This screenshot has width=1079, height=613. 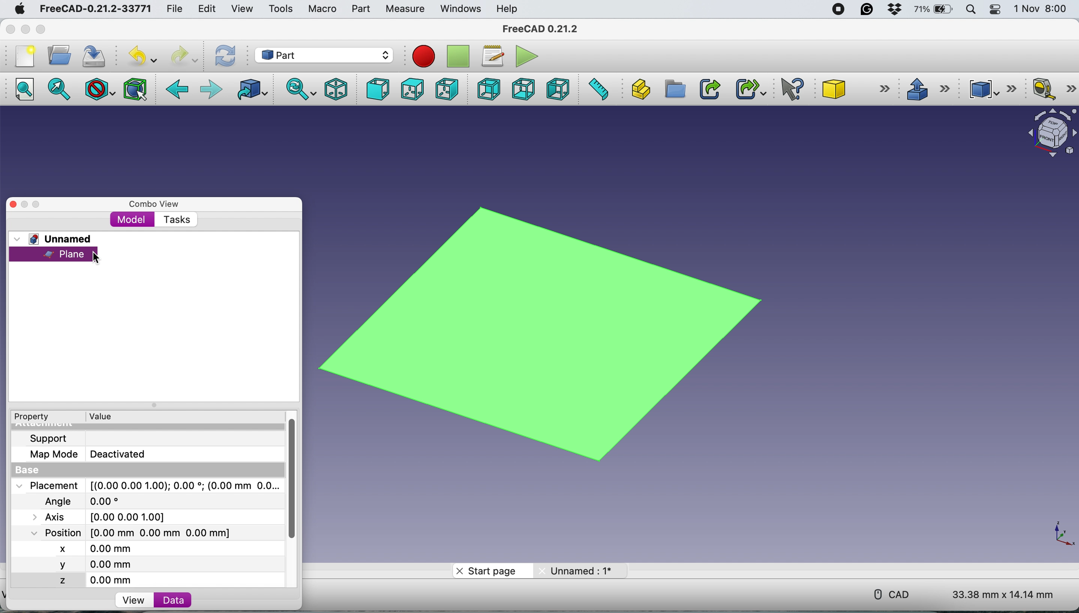 I want to click on compound tools, so click(x=995, y=87).